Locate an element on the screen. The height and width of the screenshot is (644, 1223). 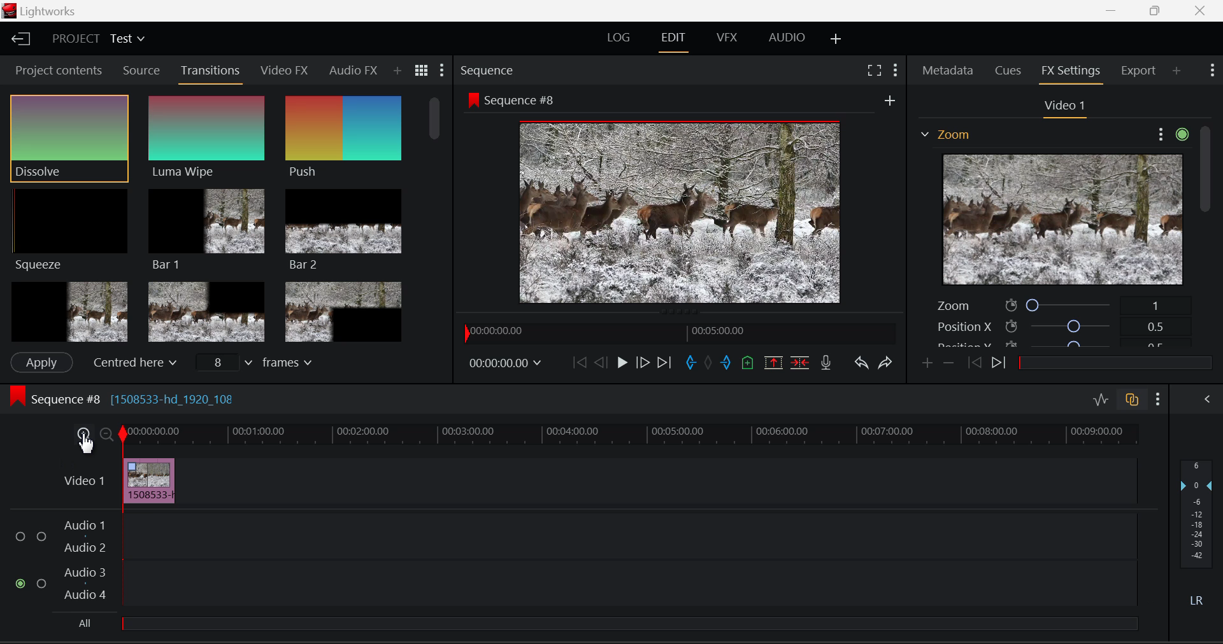
Show Settings is located at coordinates (440, 71).